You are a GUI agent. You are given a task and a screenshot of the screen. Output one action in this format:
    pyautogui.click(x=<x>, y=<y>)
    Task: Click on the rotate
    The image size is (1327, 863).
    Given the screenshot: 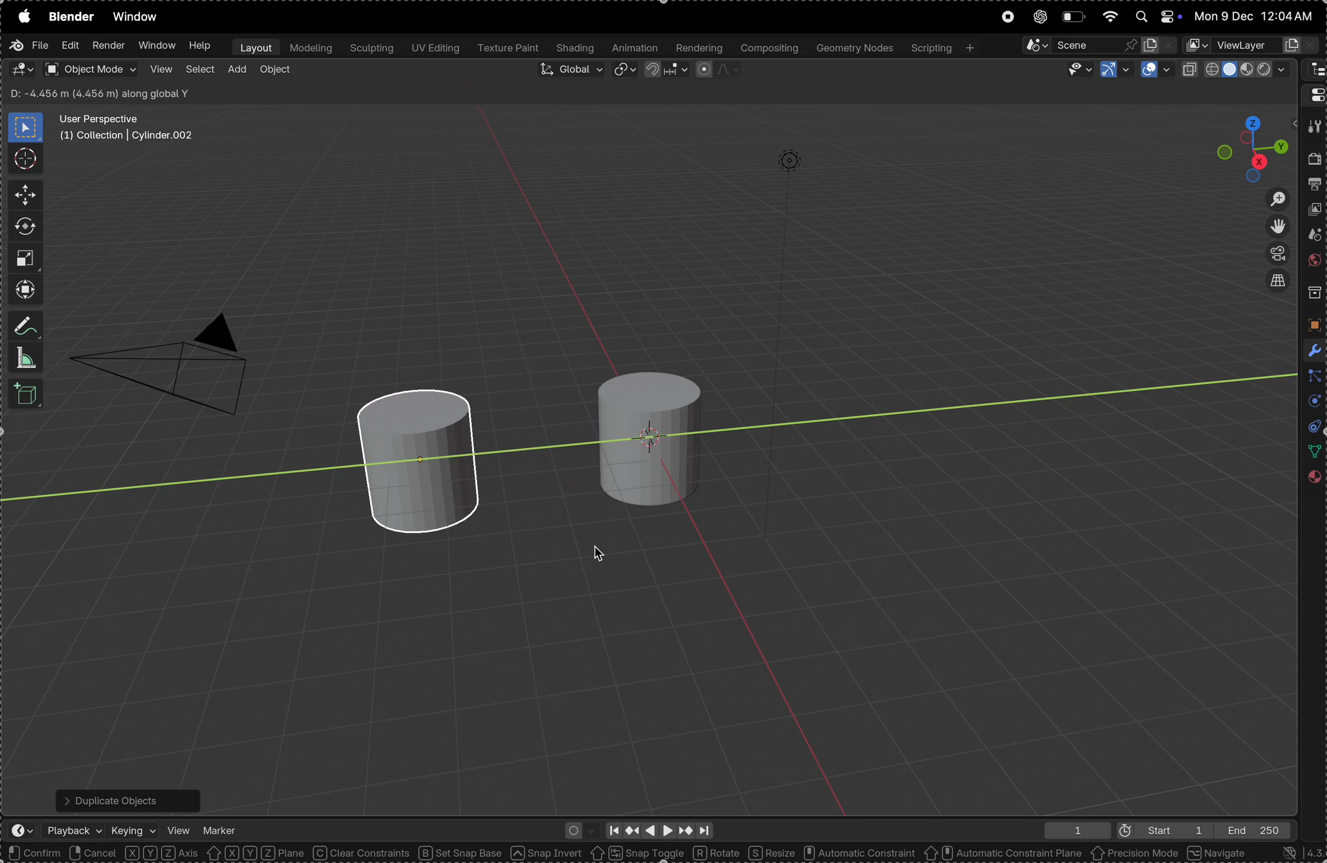 What is the action you would take?
    pyautogui.click(x=718, y=852)
    